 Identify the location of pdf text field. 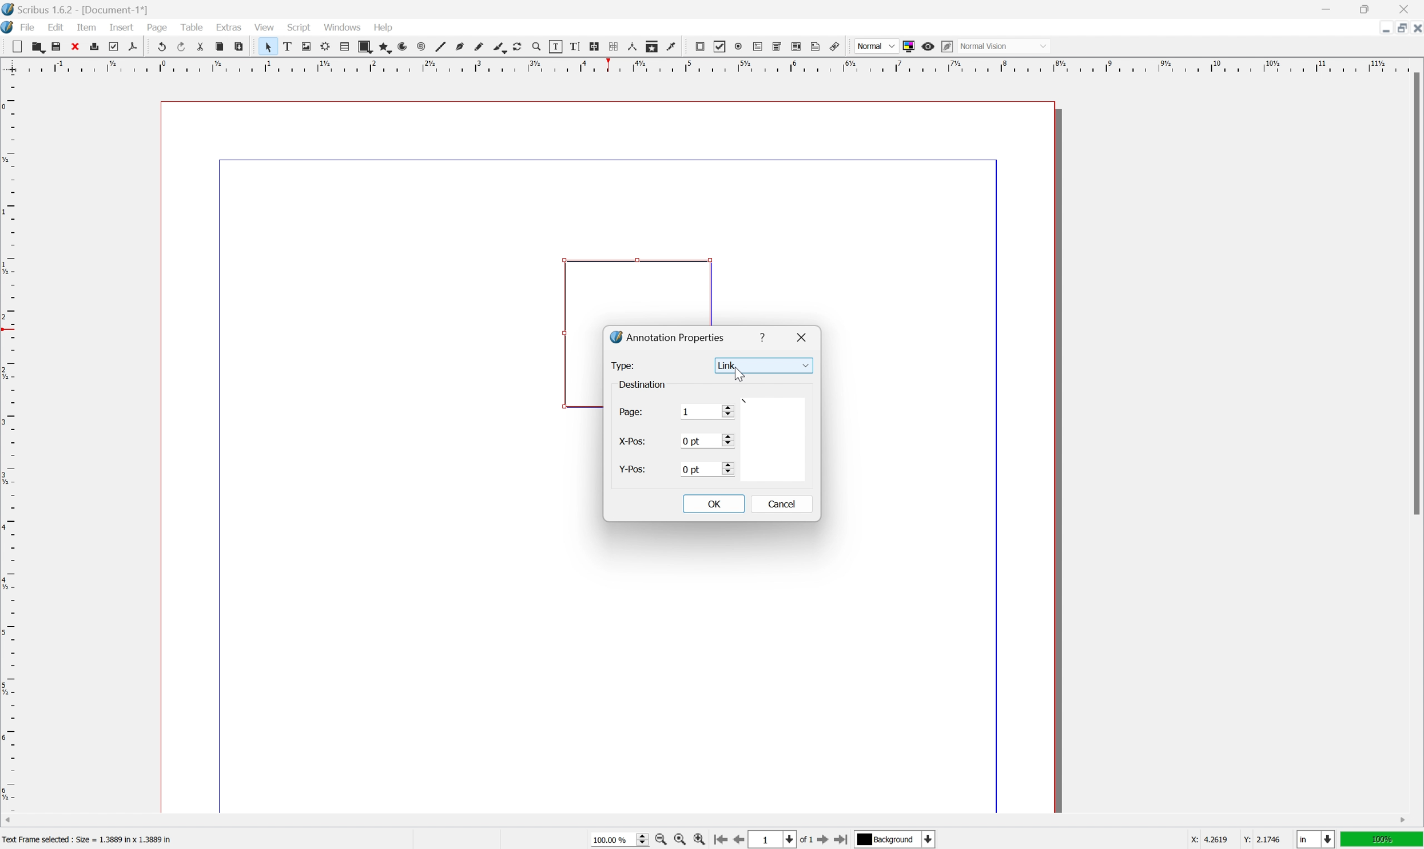
(758, 46).